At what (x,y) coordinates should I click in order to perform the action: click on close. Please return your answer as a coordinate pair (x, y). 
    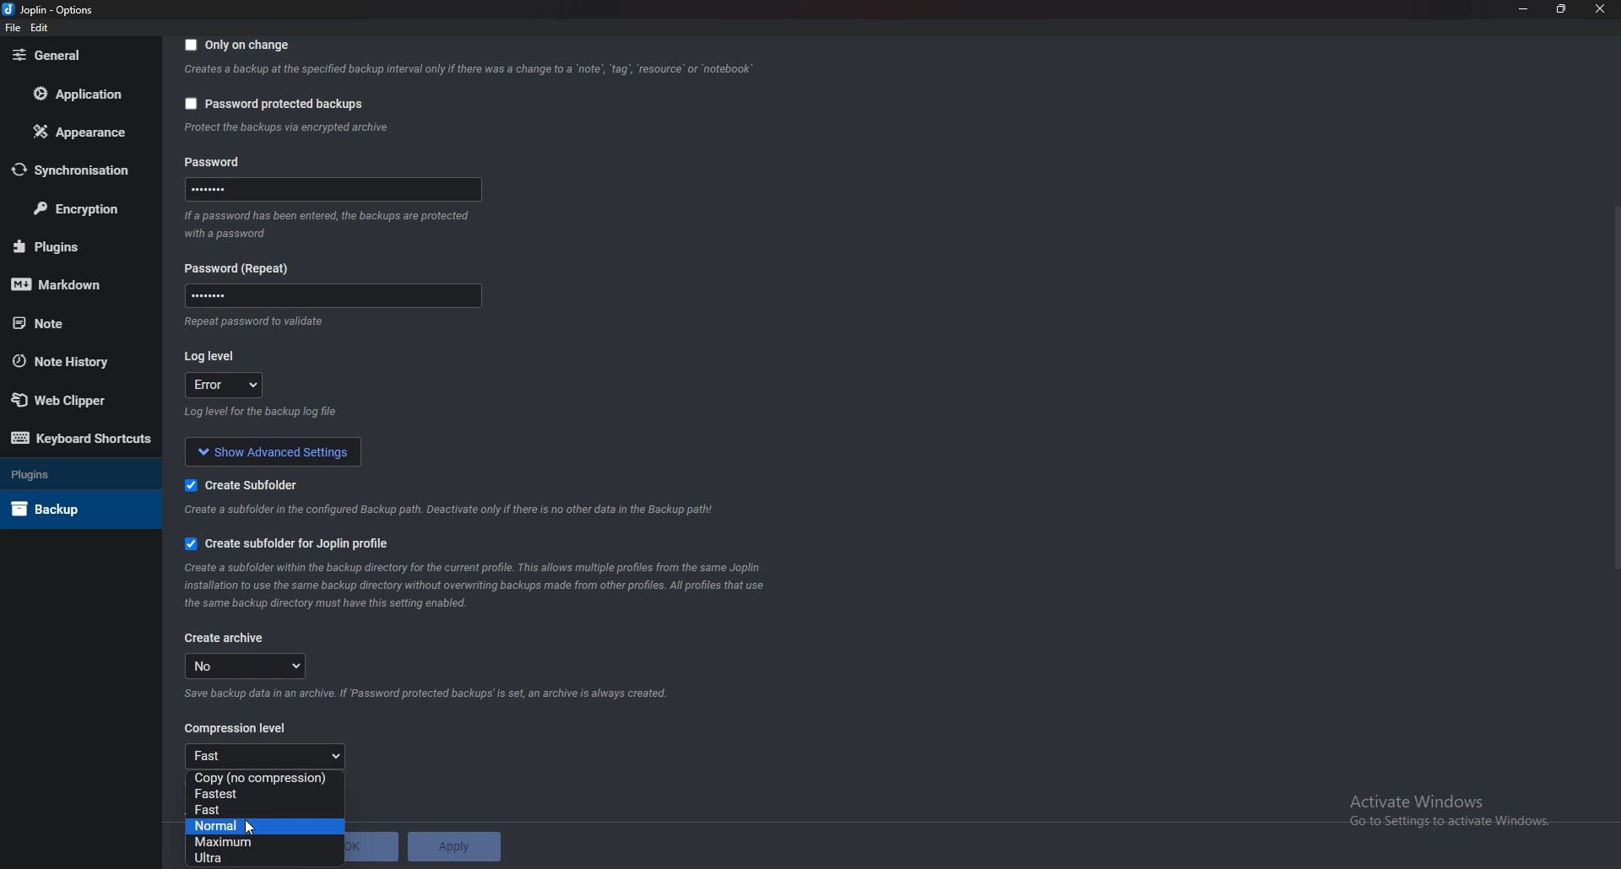
    Looking at the image, I should click on (1598, 8).